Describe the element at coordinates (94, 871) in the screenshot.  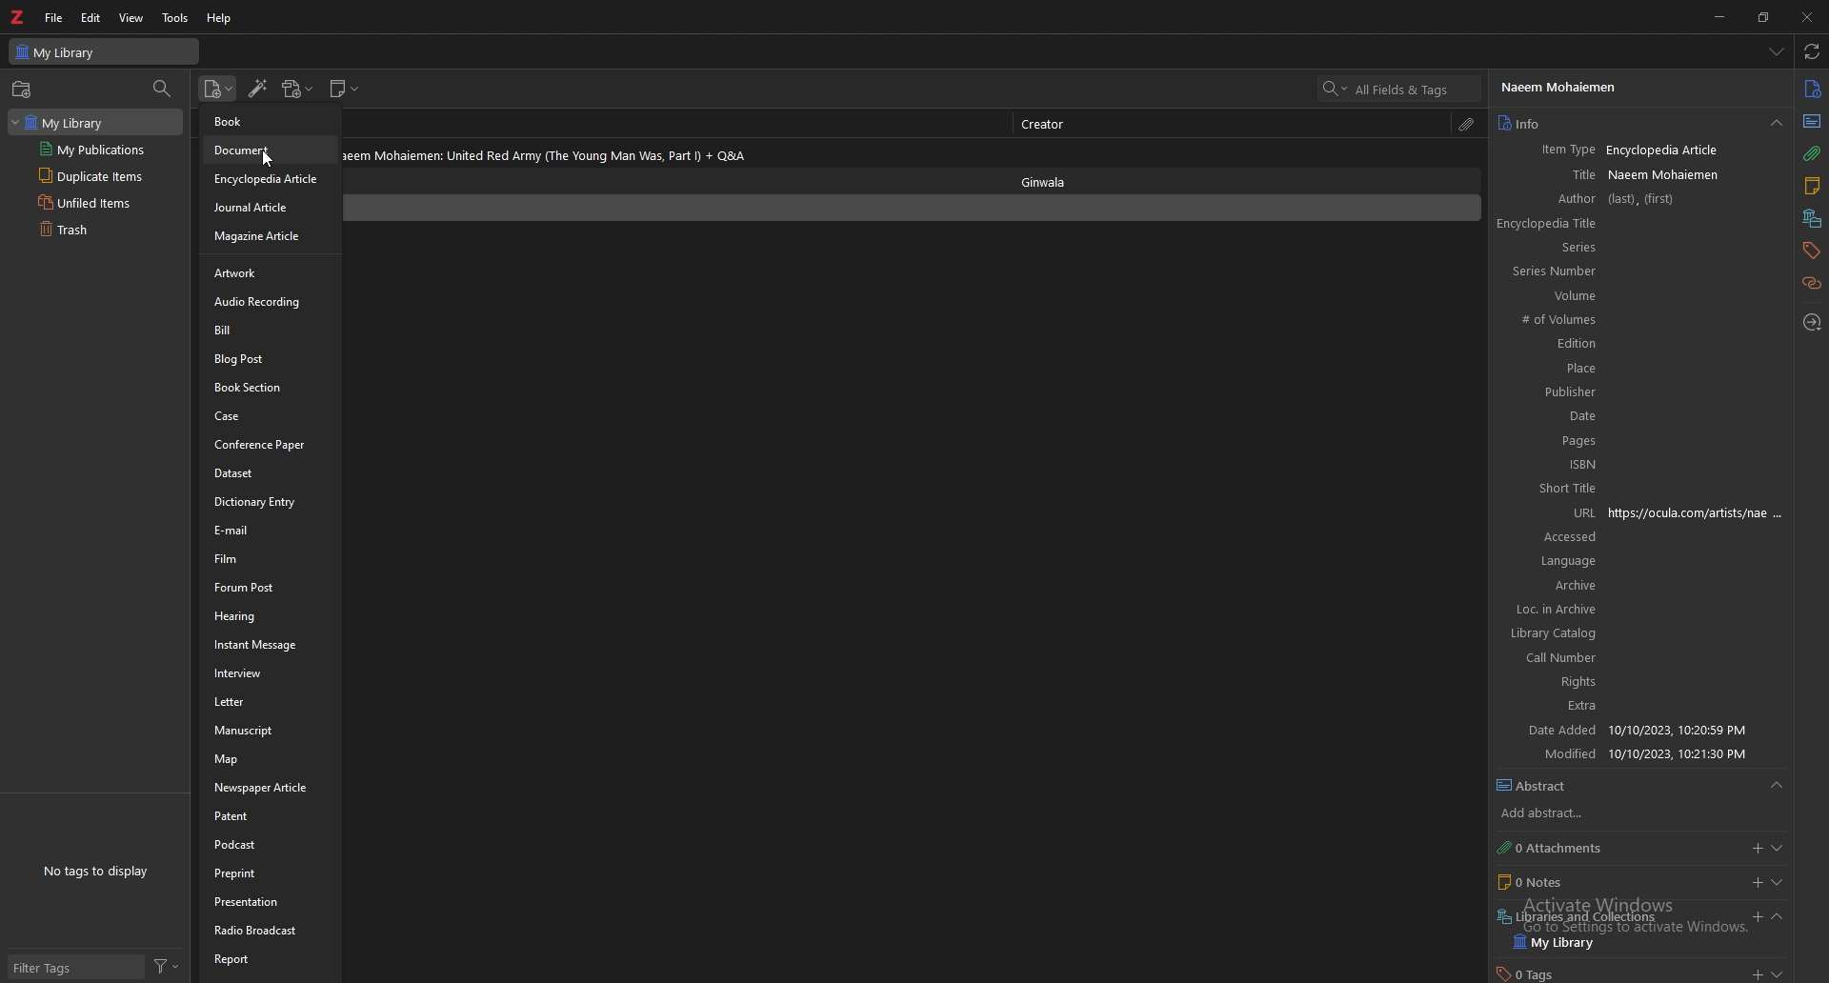
I see `no tags to display` at that location.